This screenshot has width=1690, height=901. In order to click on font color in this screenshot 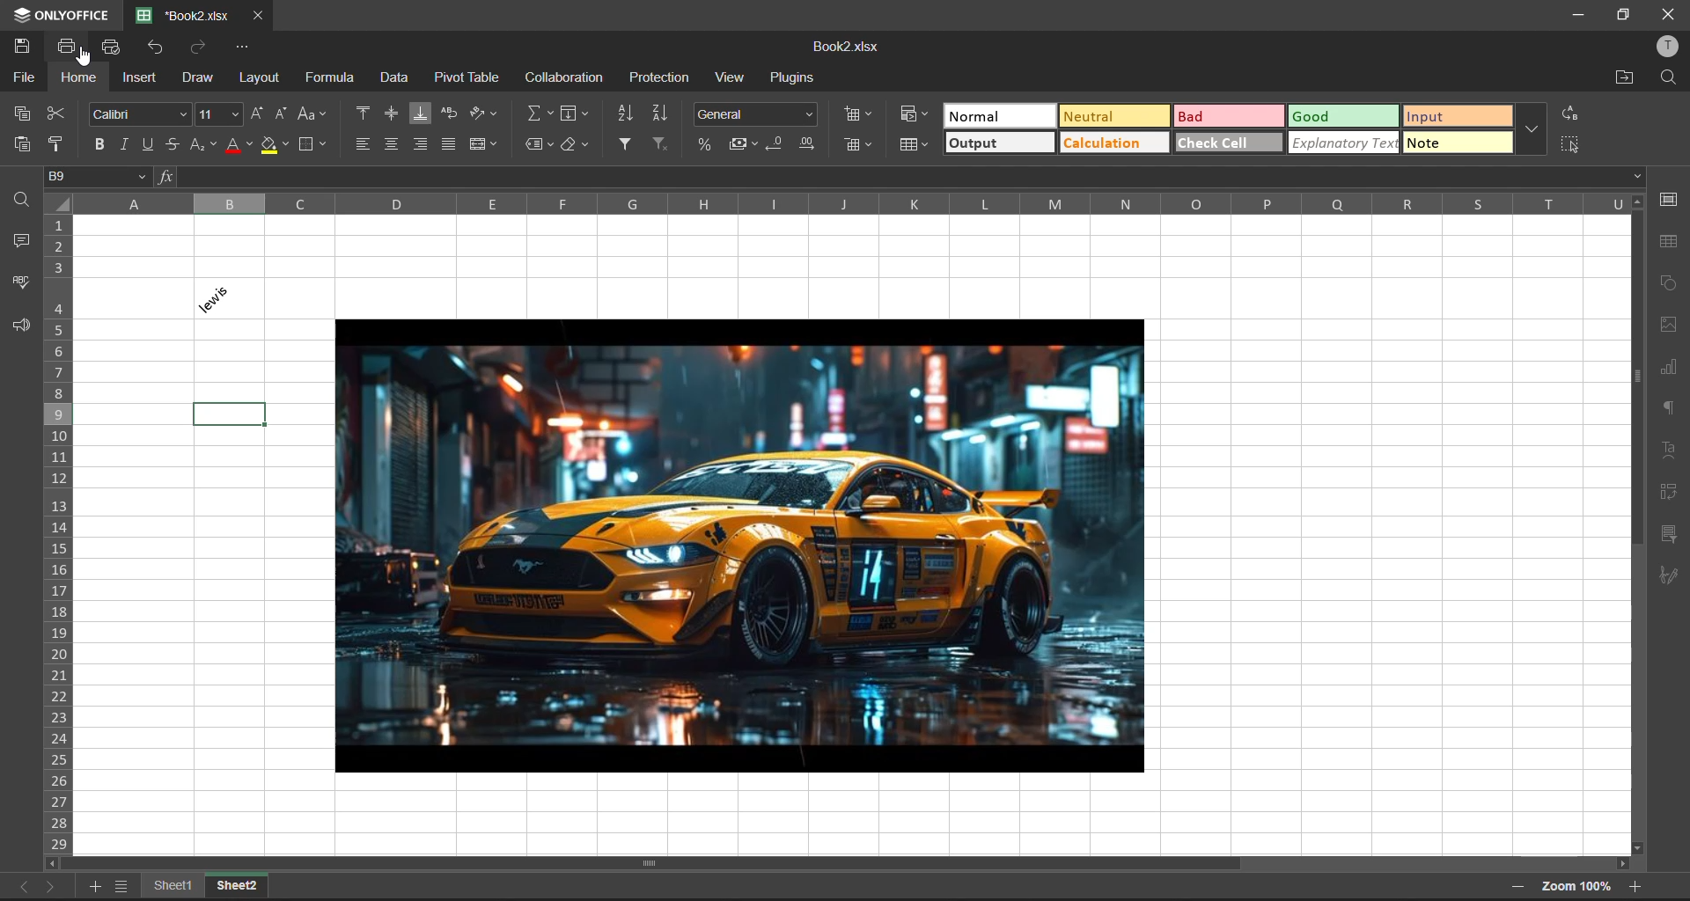, I will do `click(240, 145)`.